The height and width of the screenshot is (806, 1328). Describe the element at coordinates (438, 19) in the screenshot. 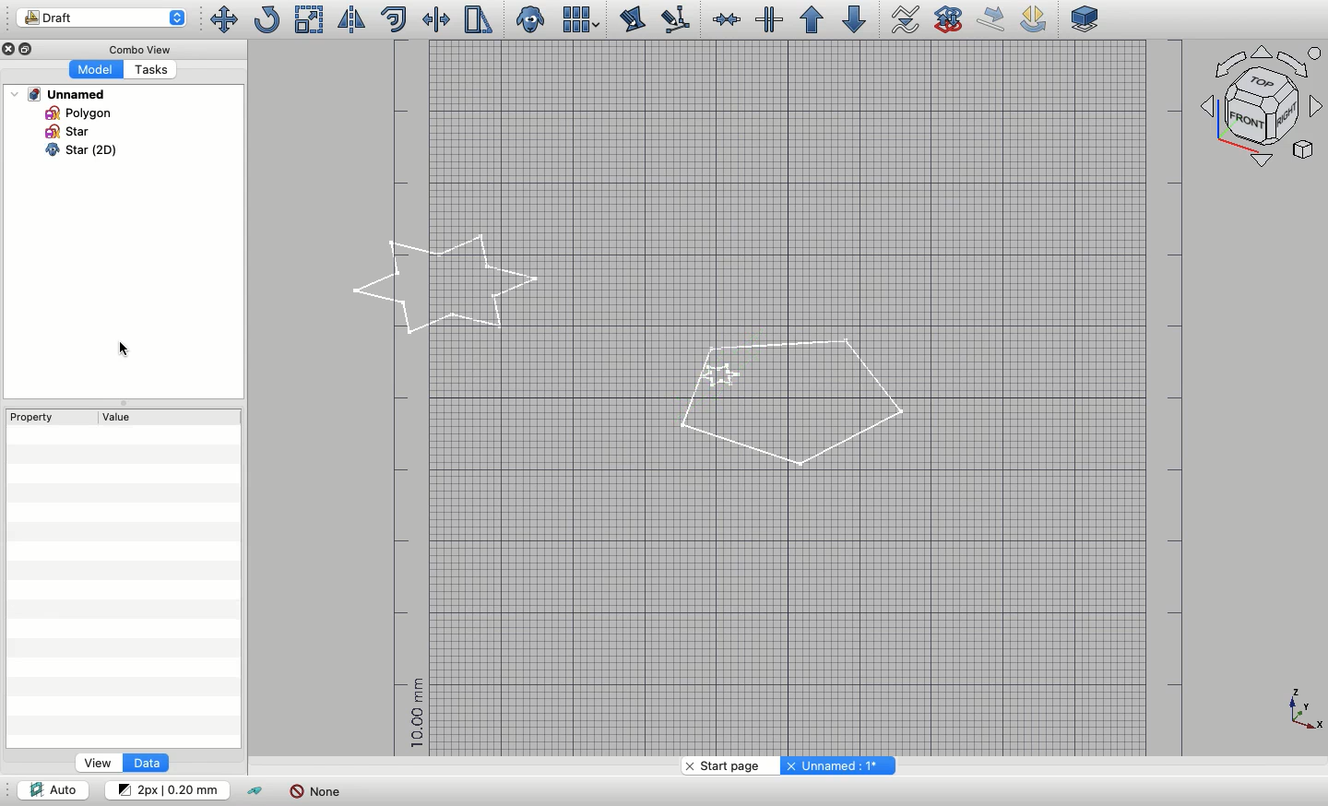

I see `Trimex` at that location.